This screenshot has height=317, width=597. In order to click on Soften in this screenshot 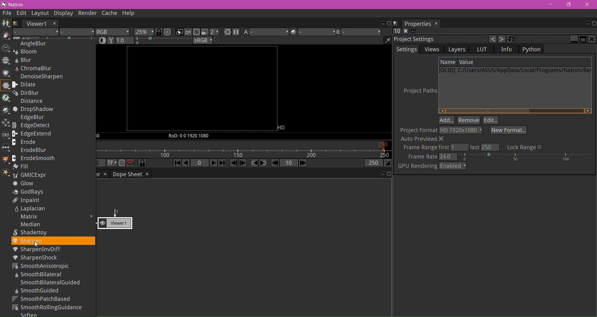, I will do `click(30, 314)`.